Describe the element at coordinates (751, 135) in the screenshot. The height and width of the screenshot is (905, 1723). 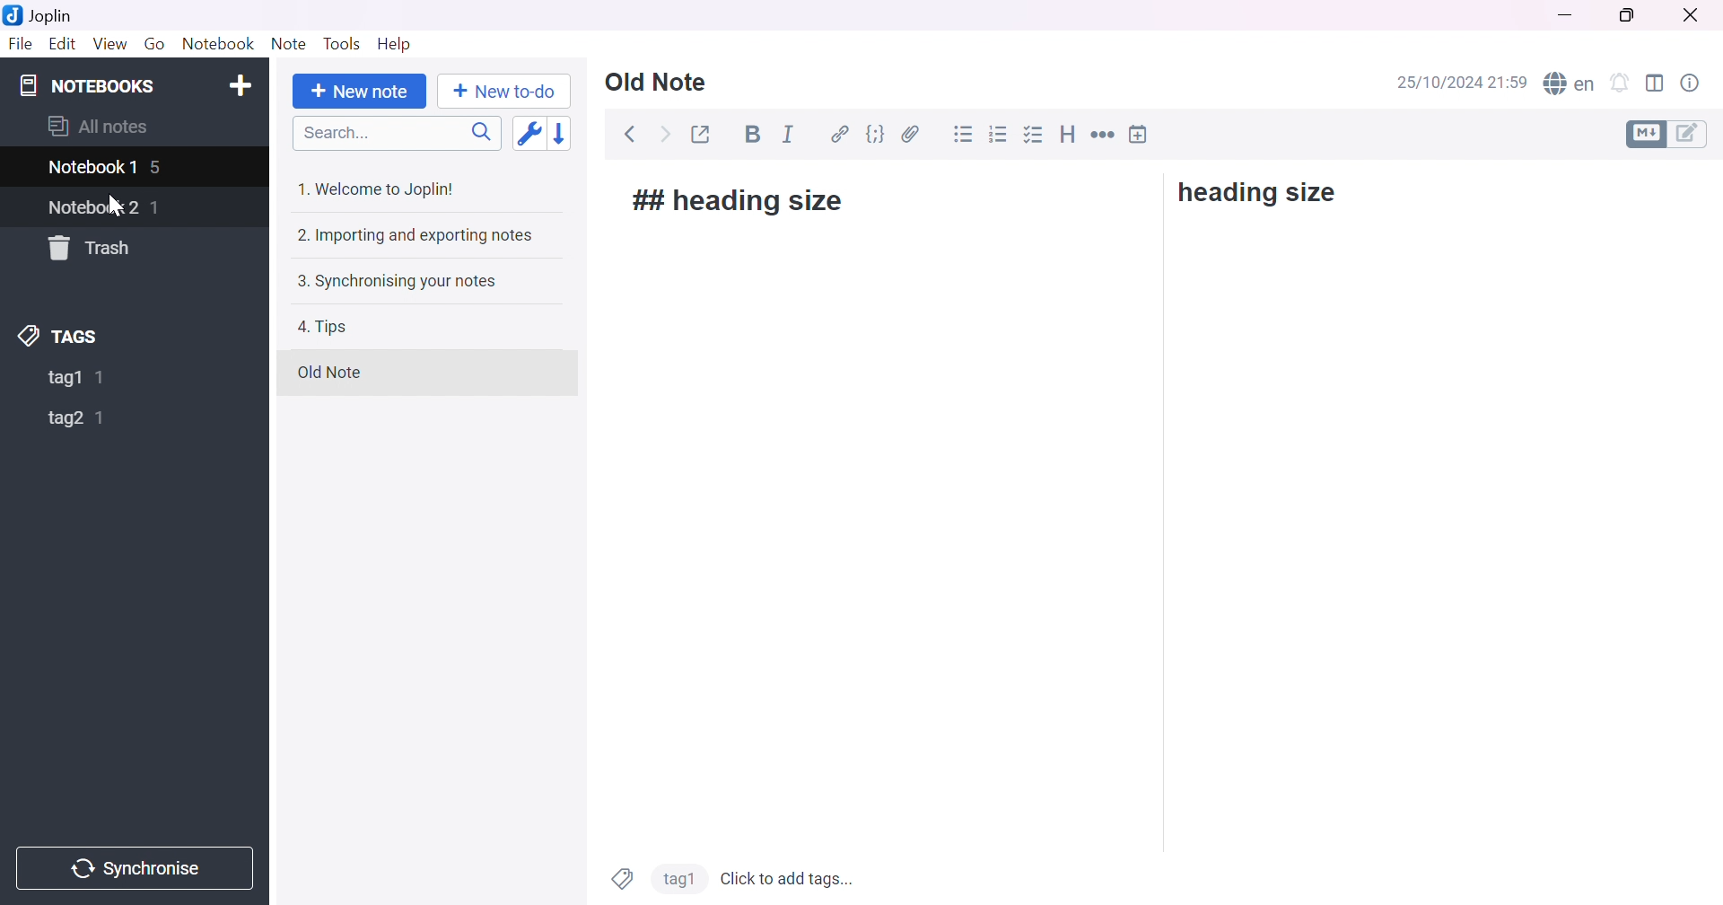
I see `Bold` at that location.